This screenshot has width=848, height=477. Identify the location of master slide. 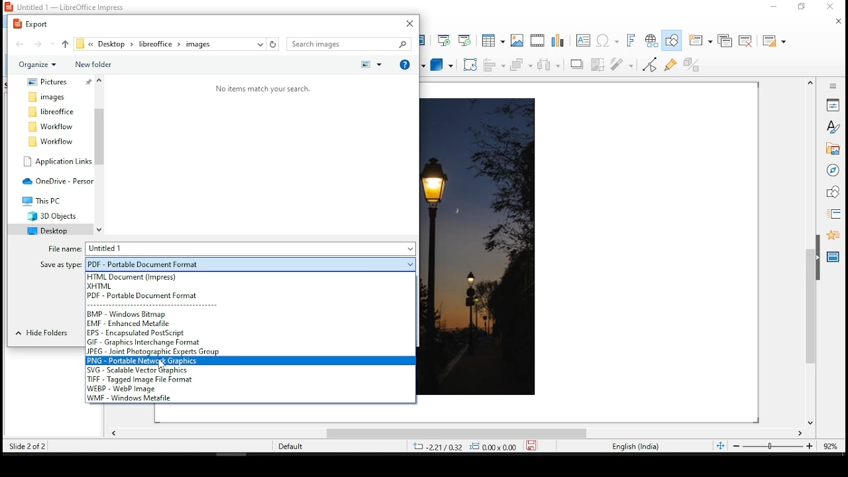
(425, 40).